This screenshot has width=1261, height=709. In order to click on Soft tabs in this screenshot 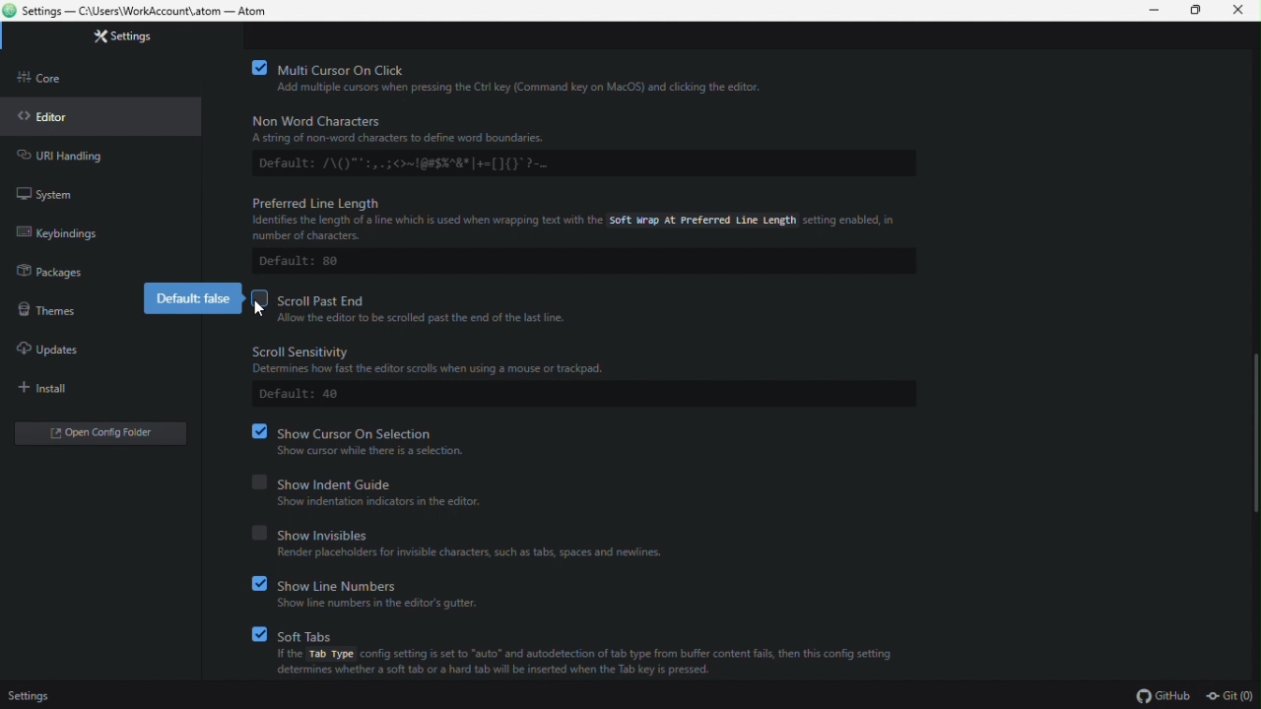, I will do `click(582, 632)`.